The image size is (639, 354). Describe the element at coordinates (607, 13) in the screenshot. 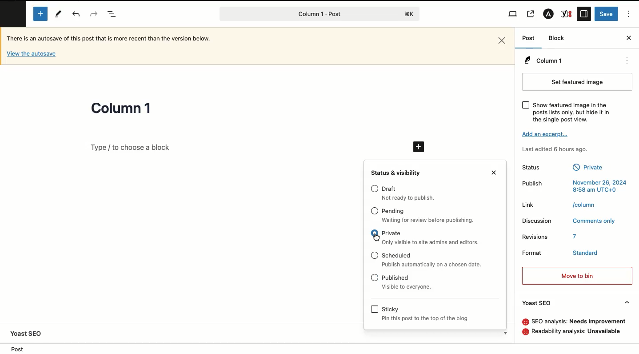

I see `Save` at that location.